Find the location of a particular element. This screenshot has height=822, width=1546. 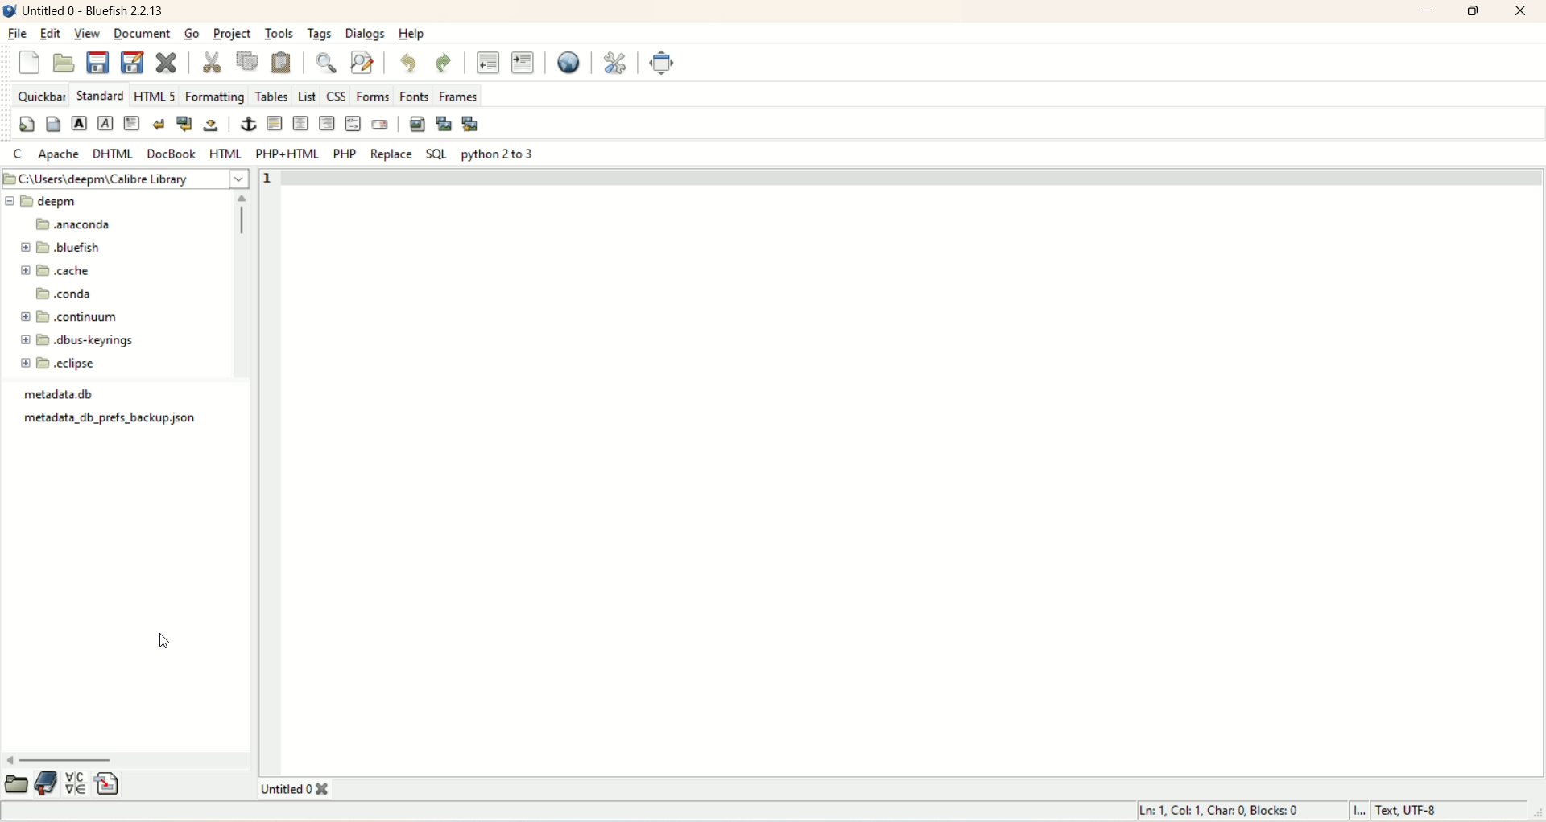

1 is located at coordinates (269, 175).